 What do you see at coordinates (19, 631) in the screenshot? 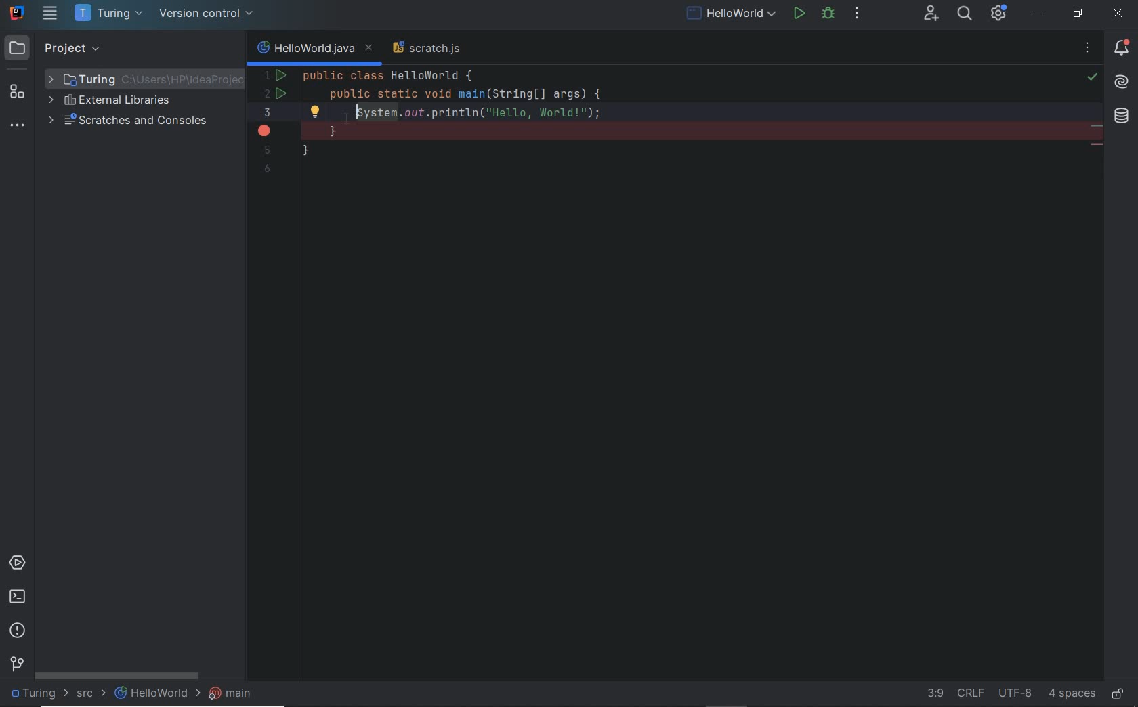
I see `problems` at bounding box center [19, 631].